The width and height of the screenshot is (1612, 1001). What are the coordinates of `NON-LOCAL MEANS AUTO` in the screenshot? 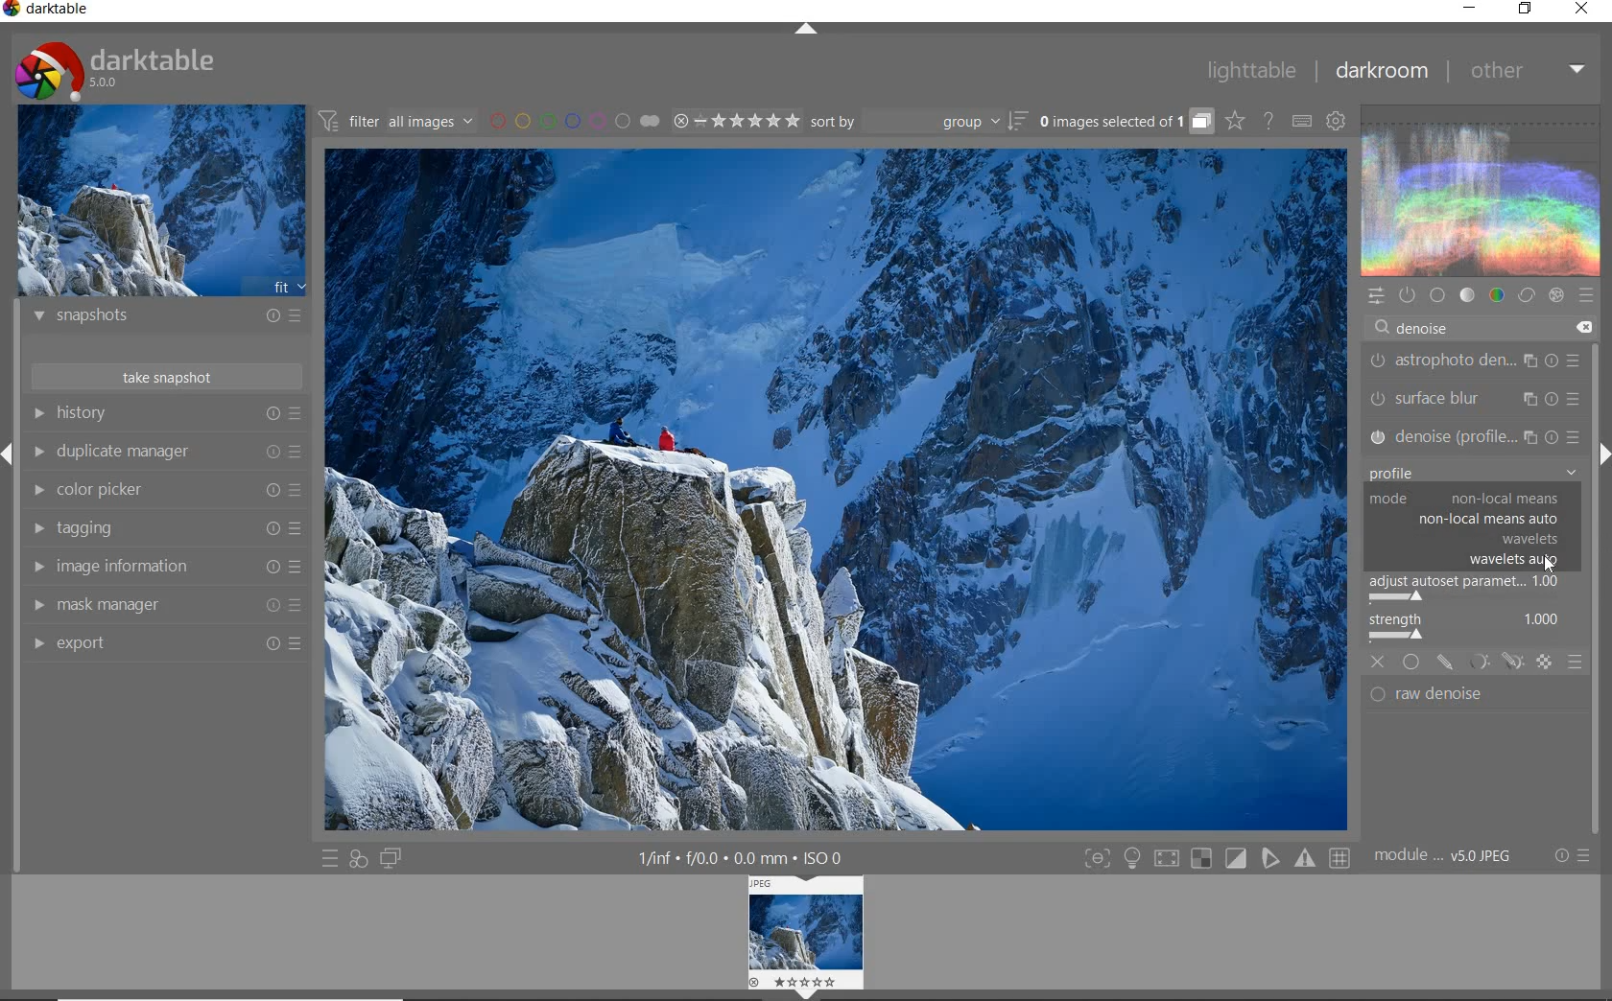 It's located at (1489, 520).